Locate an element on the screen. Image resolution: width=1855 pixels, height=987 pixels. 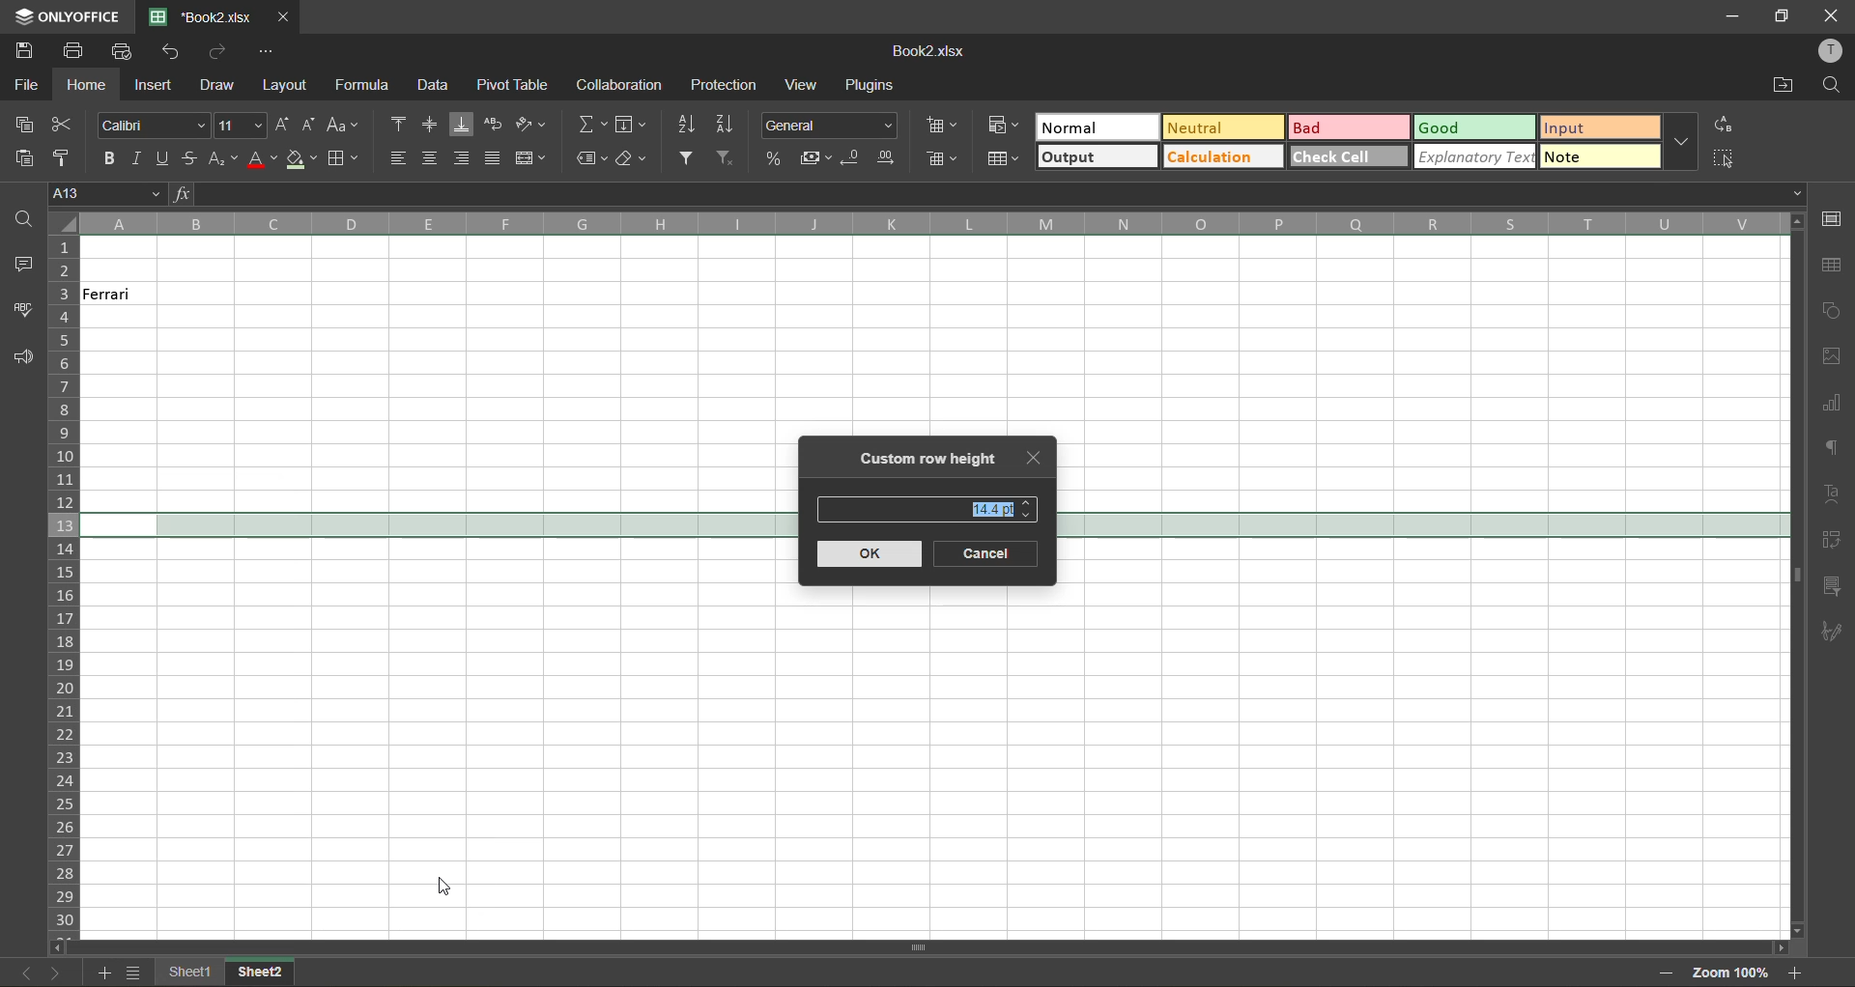
fields is located at coordinates (631, 127).